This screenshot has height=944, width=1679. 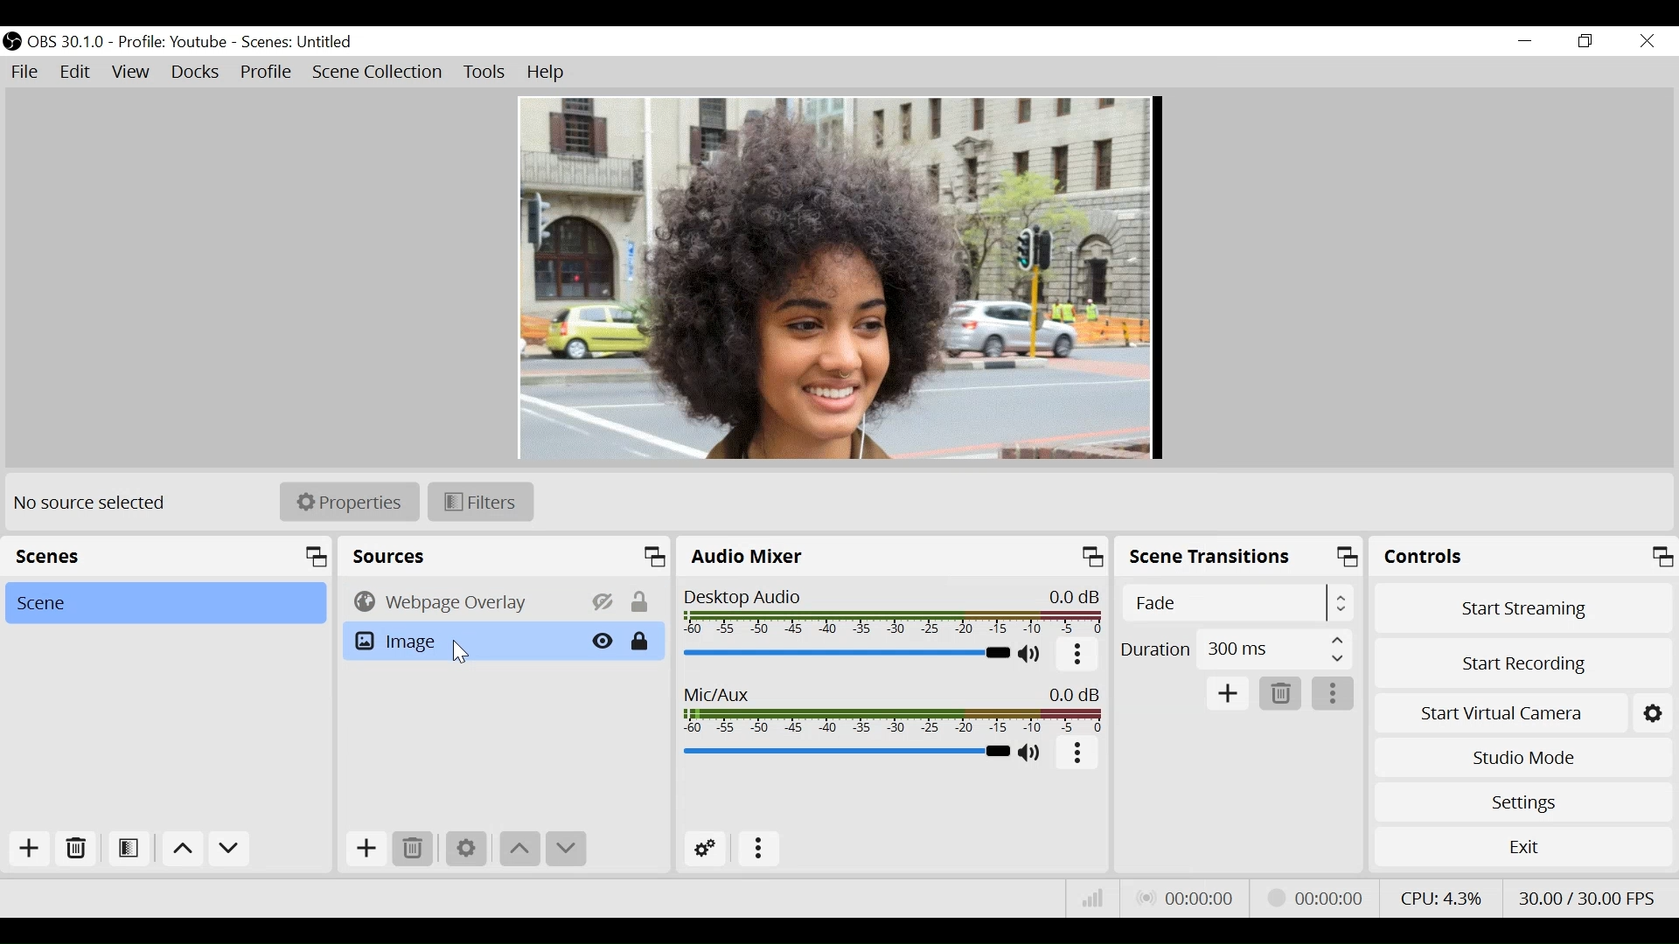 What do you see at coordinates (1652, 714) in the screenshot?
I see `Settings` at bounding box center [1652, 714].